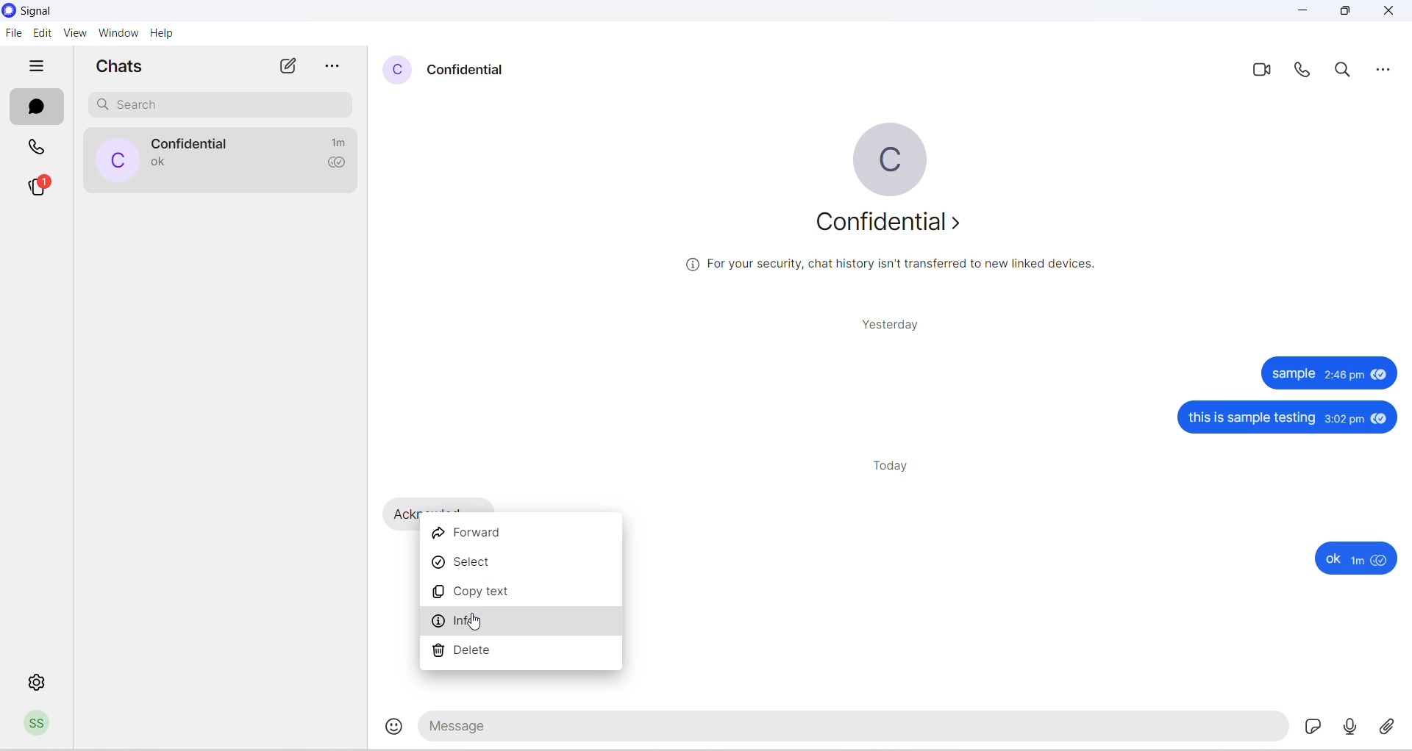  Describe the element at coordinates (338, 162) in the screenshot. I see `read recipient` at that location.